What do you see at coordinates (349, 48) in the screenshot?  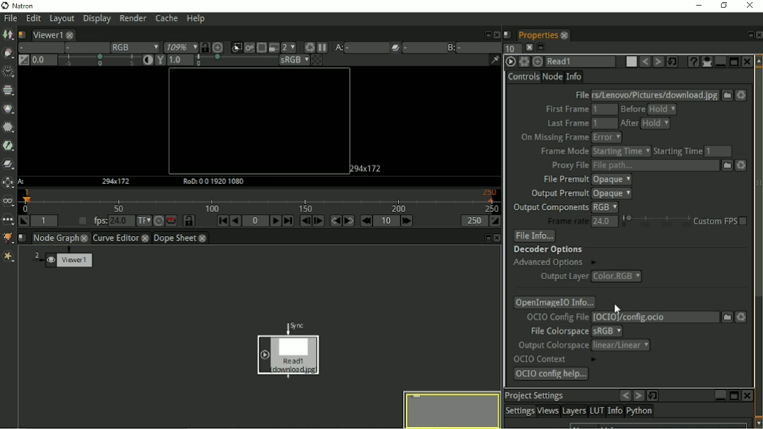 I see `Viewer input A` at bounding box center [349, 48].